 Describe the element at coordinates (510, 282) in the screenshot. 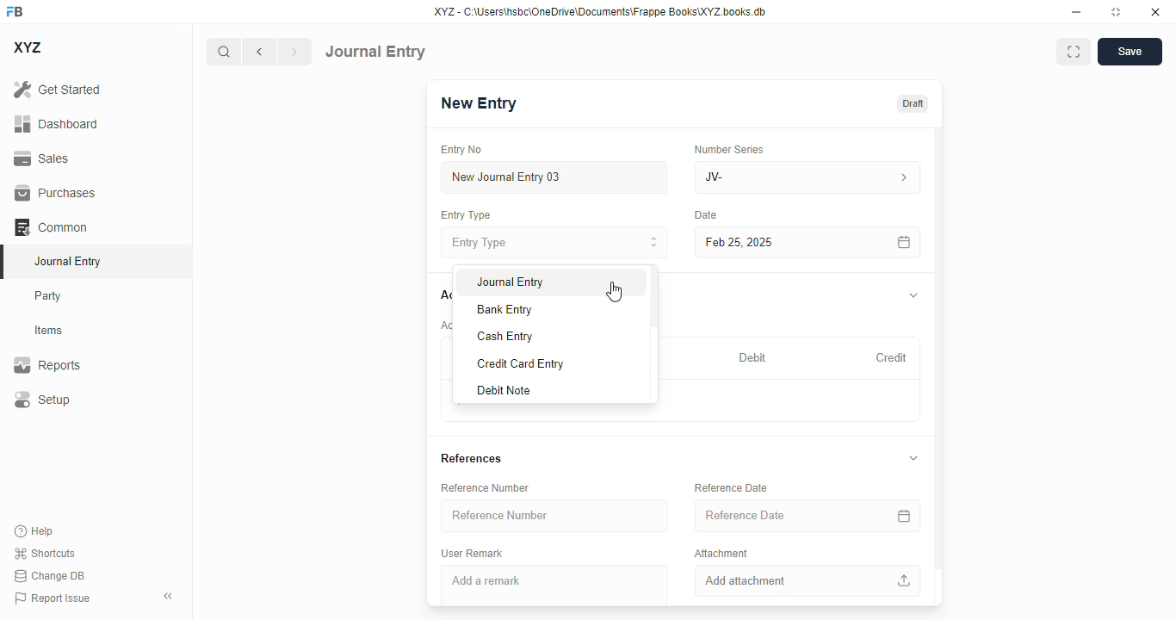

I see `journal entry` at that location.